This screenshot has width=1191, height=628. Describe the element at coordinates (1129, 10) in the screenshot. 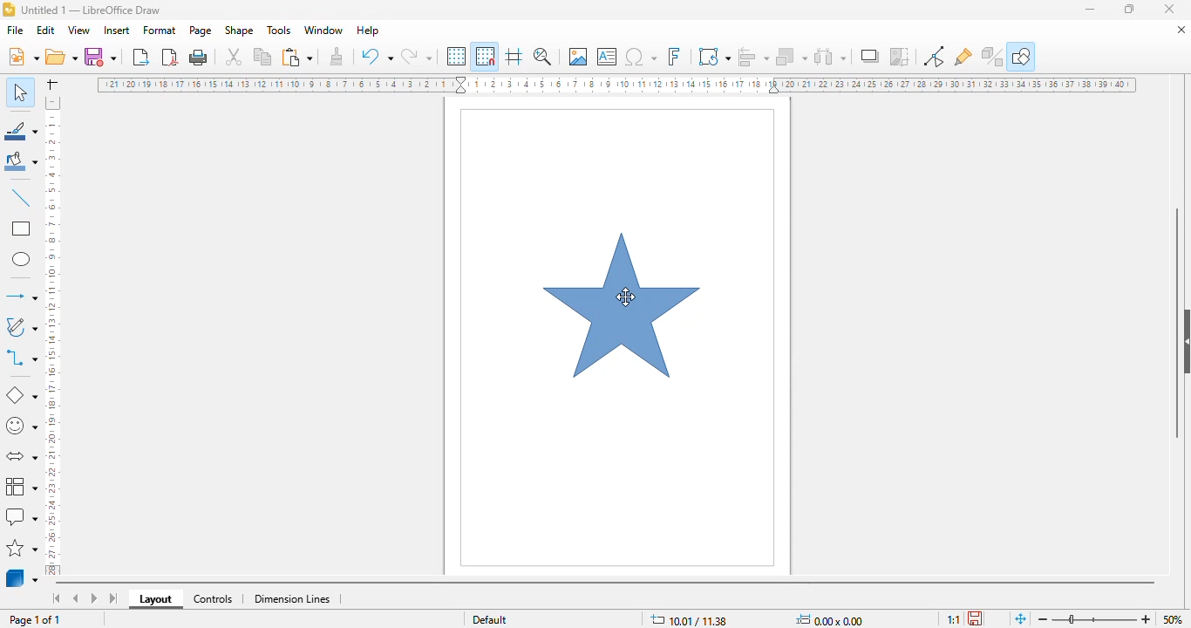

I see `maximize` at that location.